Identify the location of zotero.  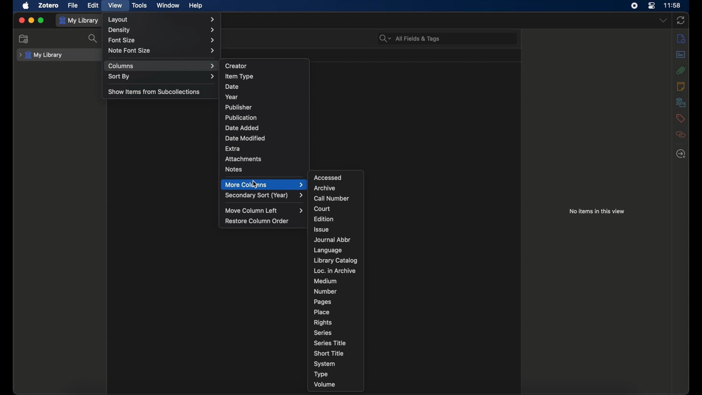
(48, 5).